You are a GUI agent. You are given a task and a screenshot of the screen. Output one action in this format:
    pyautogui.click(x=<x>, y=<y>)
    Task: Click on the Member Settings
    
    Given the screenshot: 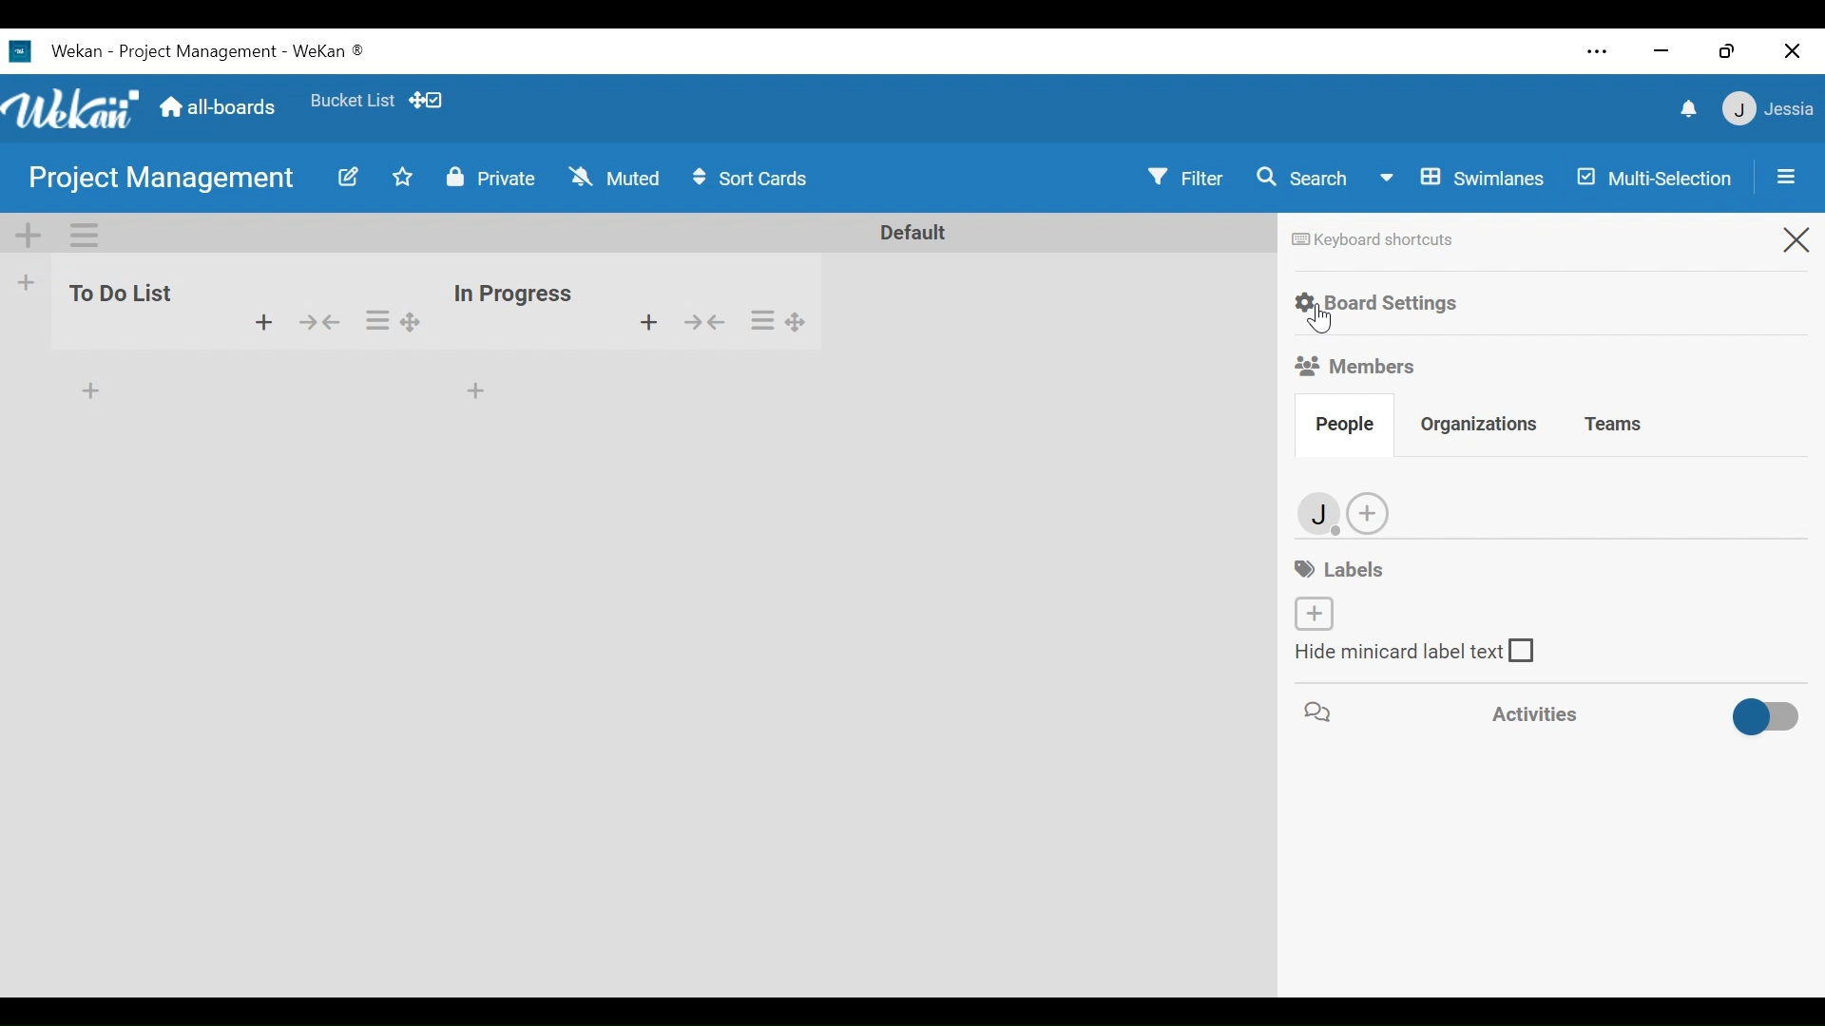 What is the action you would take?
    pyautogui.click(x=1770, y=109)
    